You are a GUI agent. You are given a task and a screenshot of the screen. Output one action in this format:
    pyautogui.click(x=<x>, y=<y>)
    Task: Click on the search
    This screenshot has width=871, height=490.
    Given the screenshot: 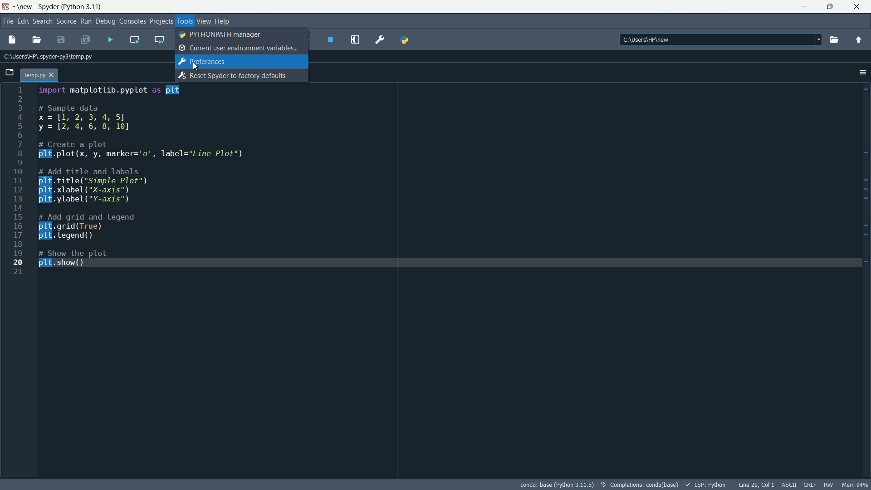 What is the action you would take?
    pyautogui.click(x=42, y=21)
    